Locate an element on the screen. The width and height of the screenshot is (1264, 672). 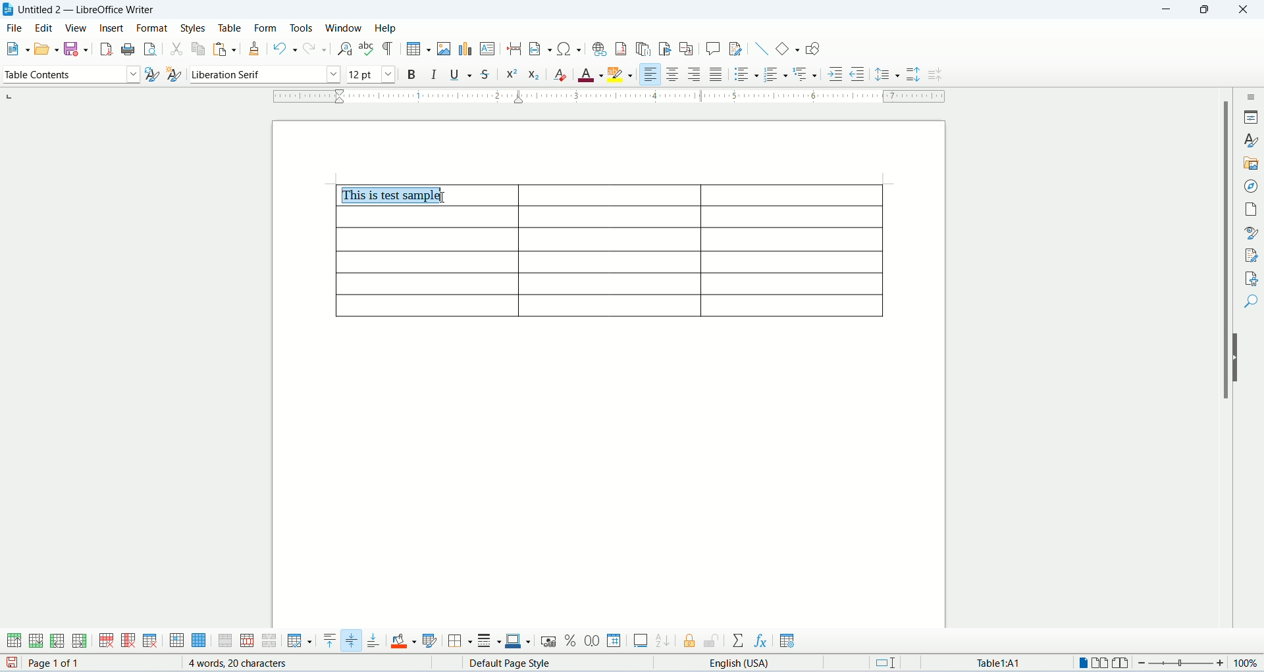
strikethrough is located at coordinates (483, 75).